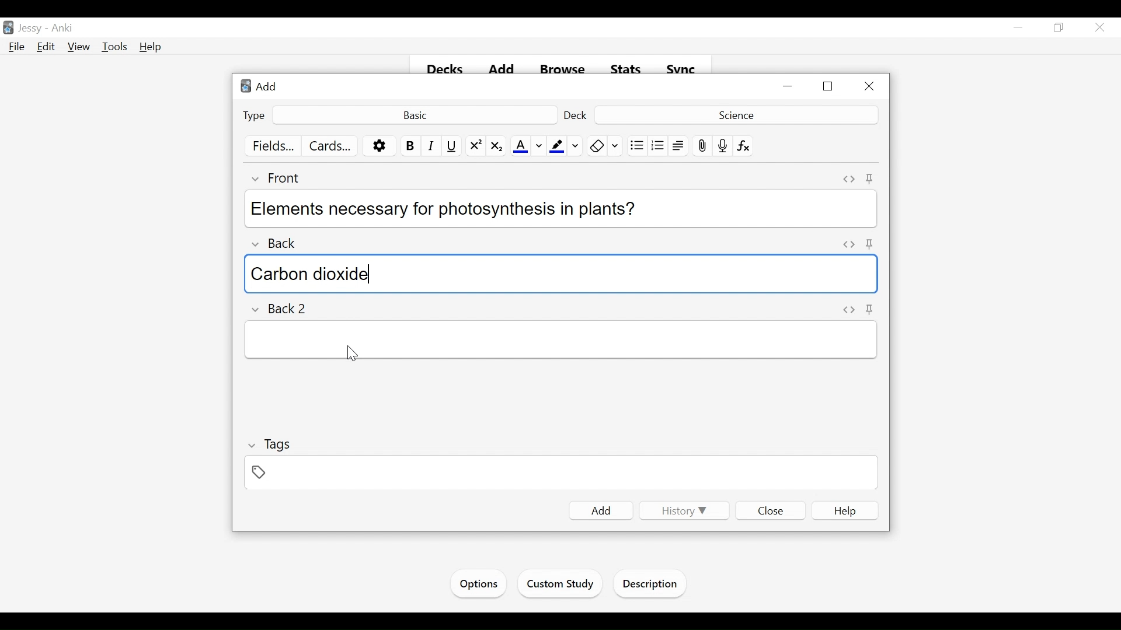  I want to click on Toggle HTML editor, so click(847, 244).